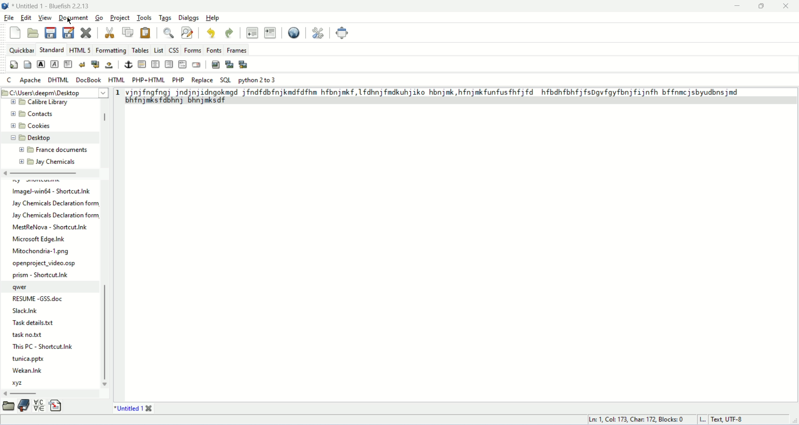 Image resolution: width=799 pixels, height=425 pixels. I want to click on close, so click(786, 6).